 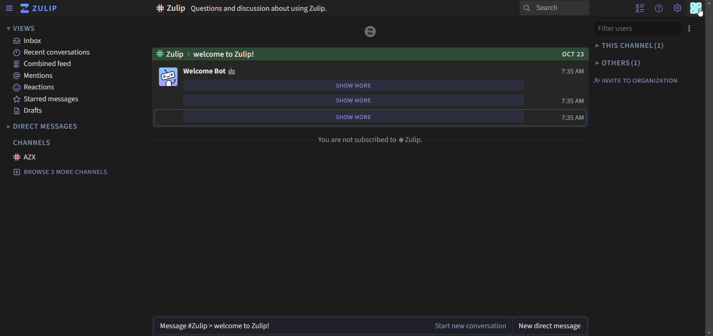 I want to click on channels, so click(x=34, y=142).